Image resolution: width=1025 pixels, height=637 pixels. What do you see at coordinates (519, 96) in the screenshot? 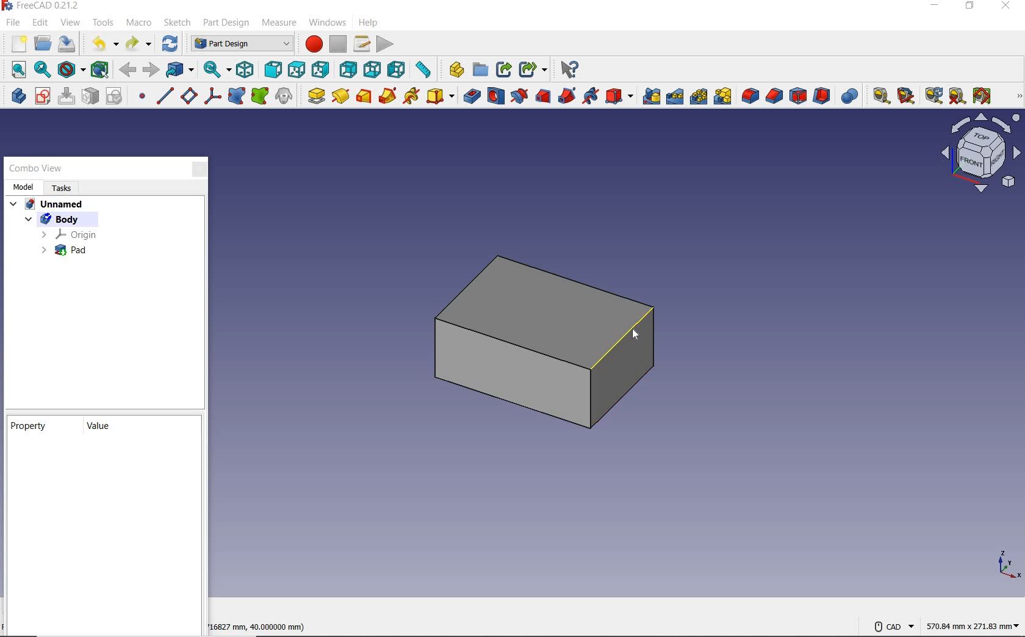
I see `groove` at bounding box center [519, 96].